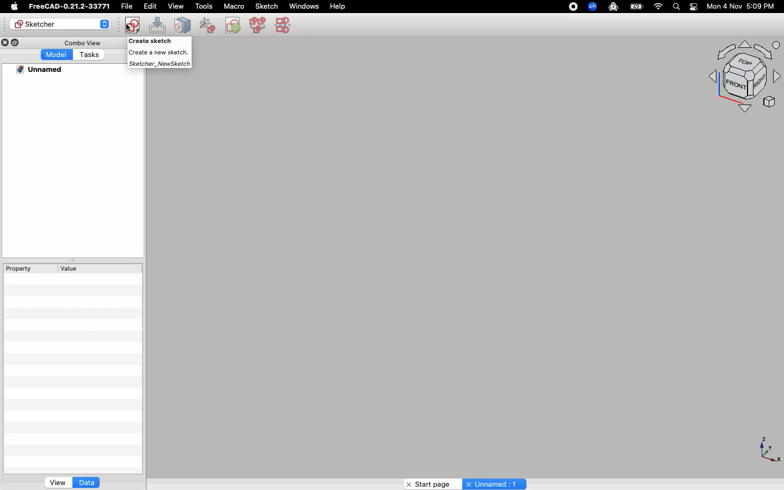 The width and height of the screenshot is (784, 490). Describe the element at coordinates (59, 24) in the screenshot. I see `Sketcher ` at that location.